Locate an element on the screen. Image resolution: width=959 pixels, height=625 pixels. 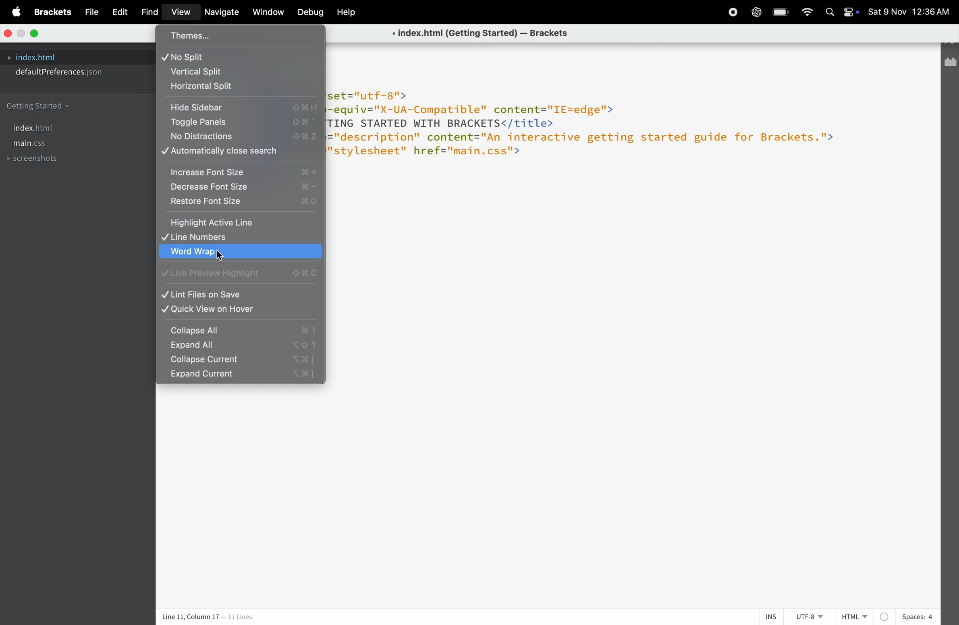
expand all is located at coordinates (238, 346).